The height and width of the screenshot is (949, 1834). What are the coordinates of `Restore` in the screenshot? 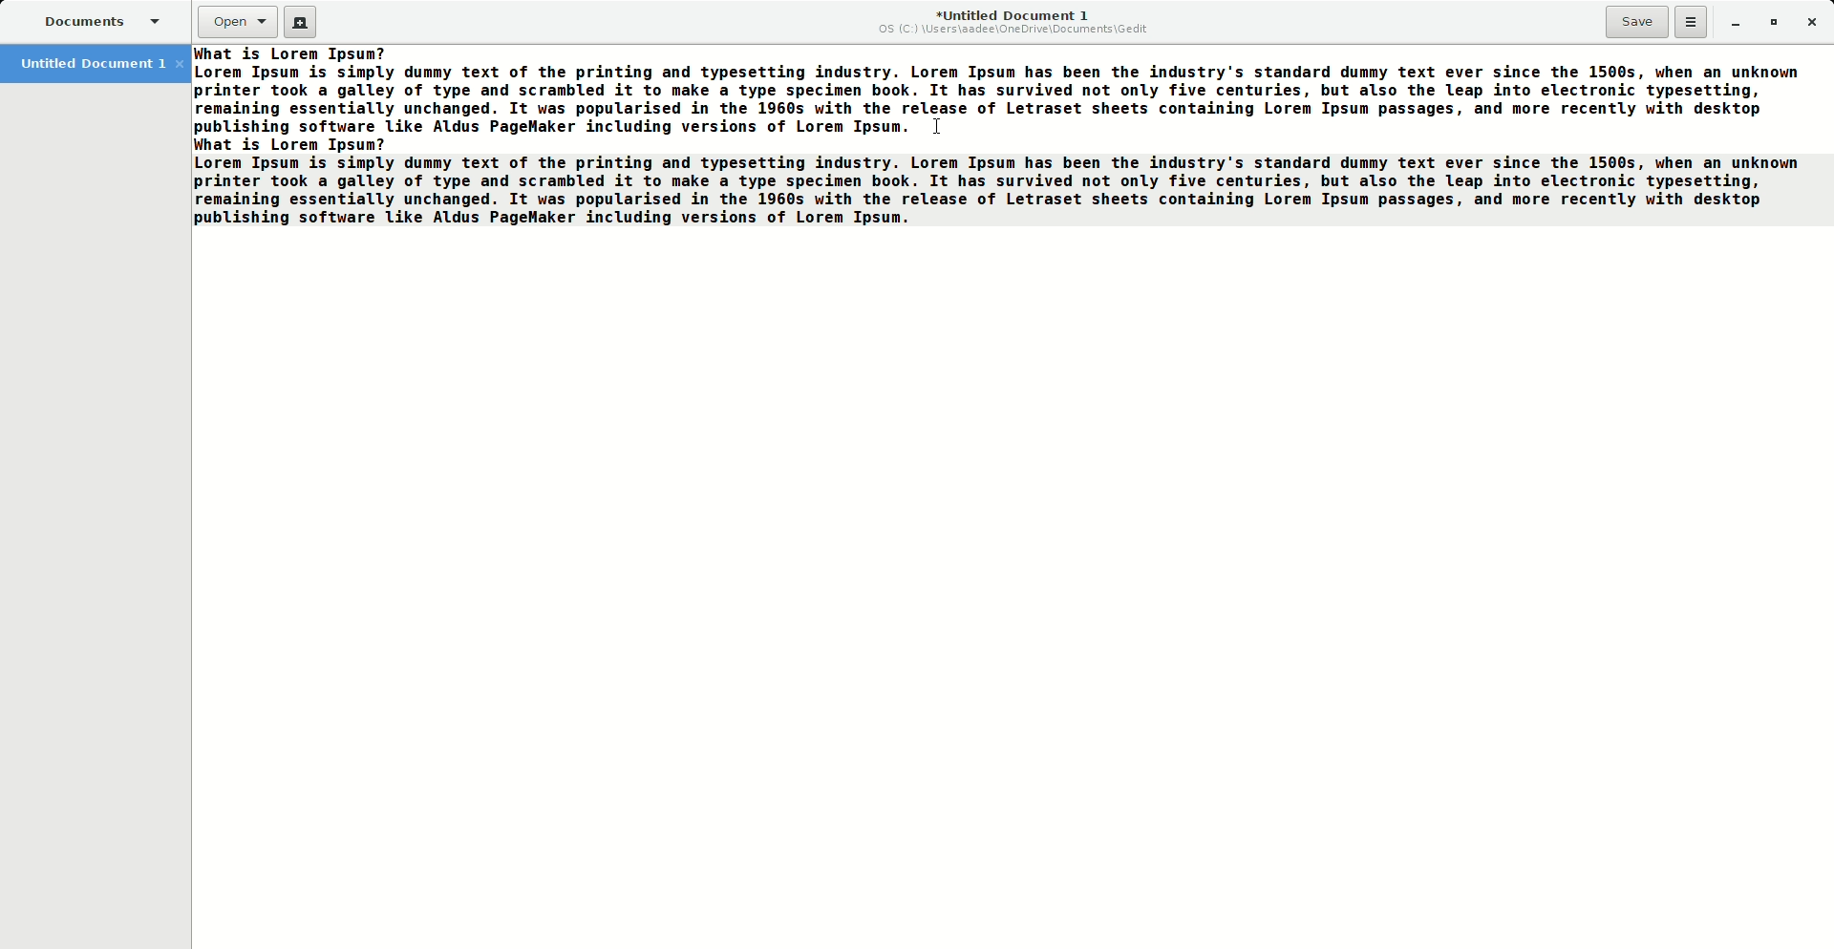 It's located at (1771, 21).